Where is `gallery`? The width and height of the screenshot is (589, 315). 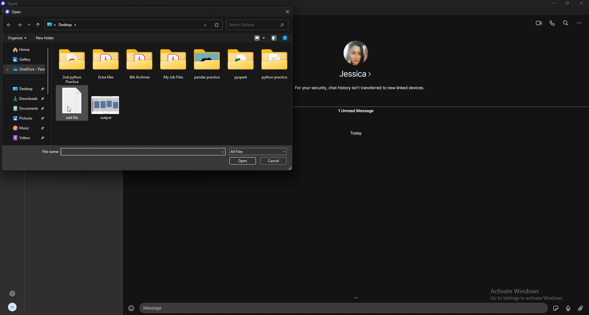
gallery is located at coordinates (22, 58).